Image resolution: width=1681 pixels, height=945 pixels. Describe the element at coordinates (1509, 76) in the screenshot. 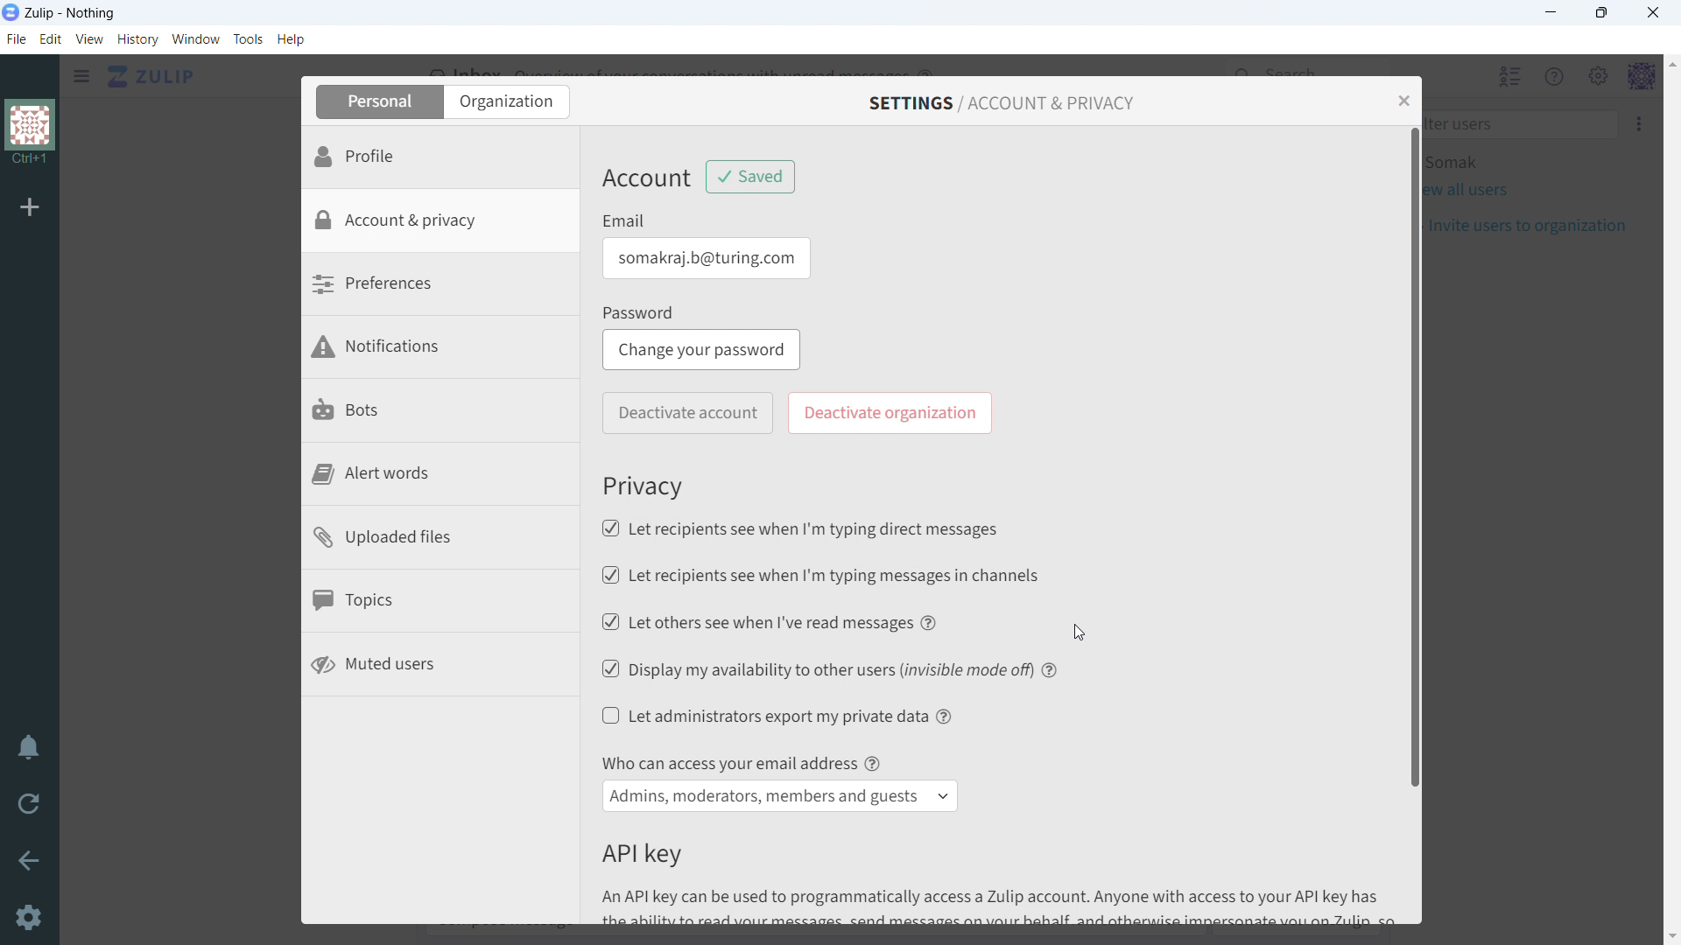

I see `hide all users` at that location.